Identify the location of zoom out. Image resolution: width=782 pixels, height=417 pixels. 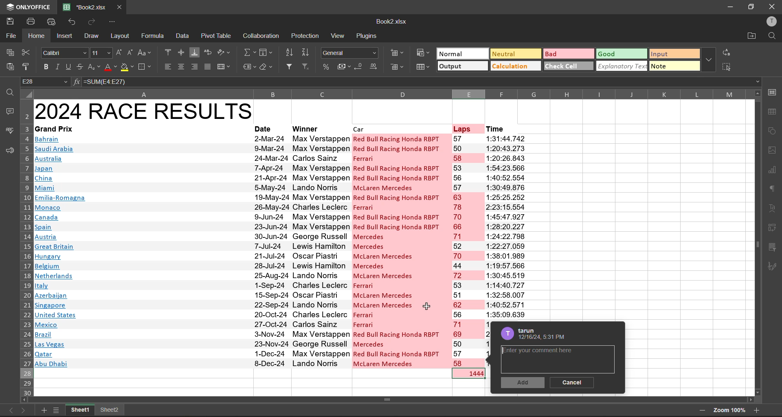
(703, 410).